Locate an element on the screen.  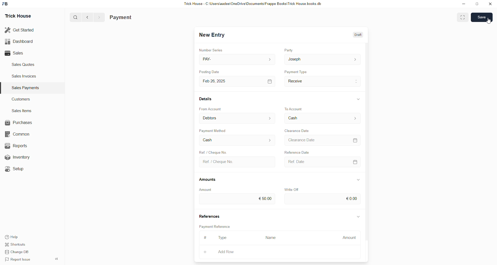
To Account is located at coordinates (294, 109).